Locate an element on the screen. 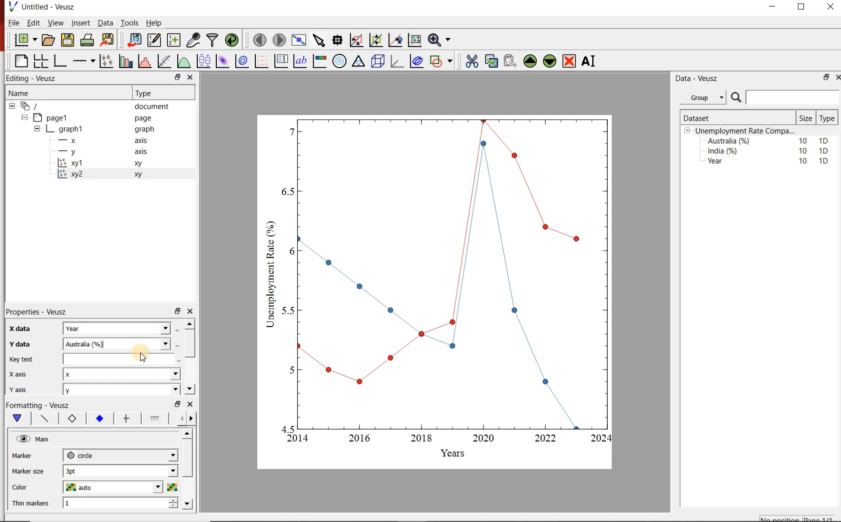 The image size is (841, 522). plot box plots is located at coordinates (204, 60).